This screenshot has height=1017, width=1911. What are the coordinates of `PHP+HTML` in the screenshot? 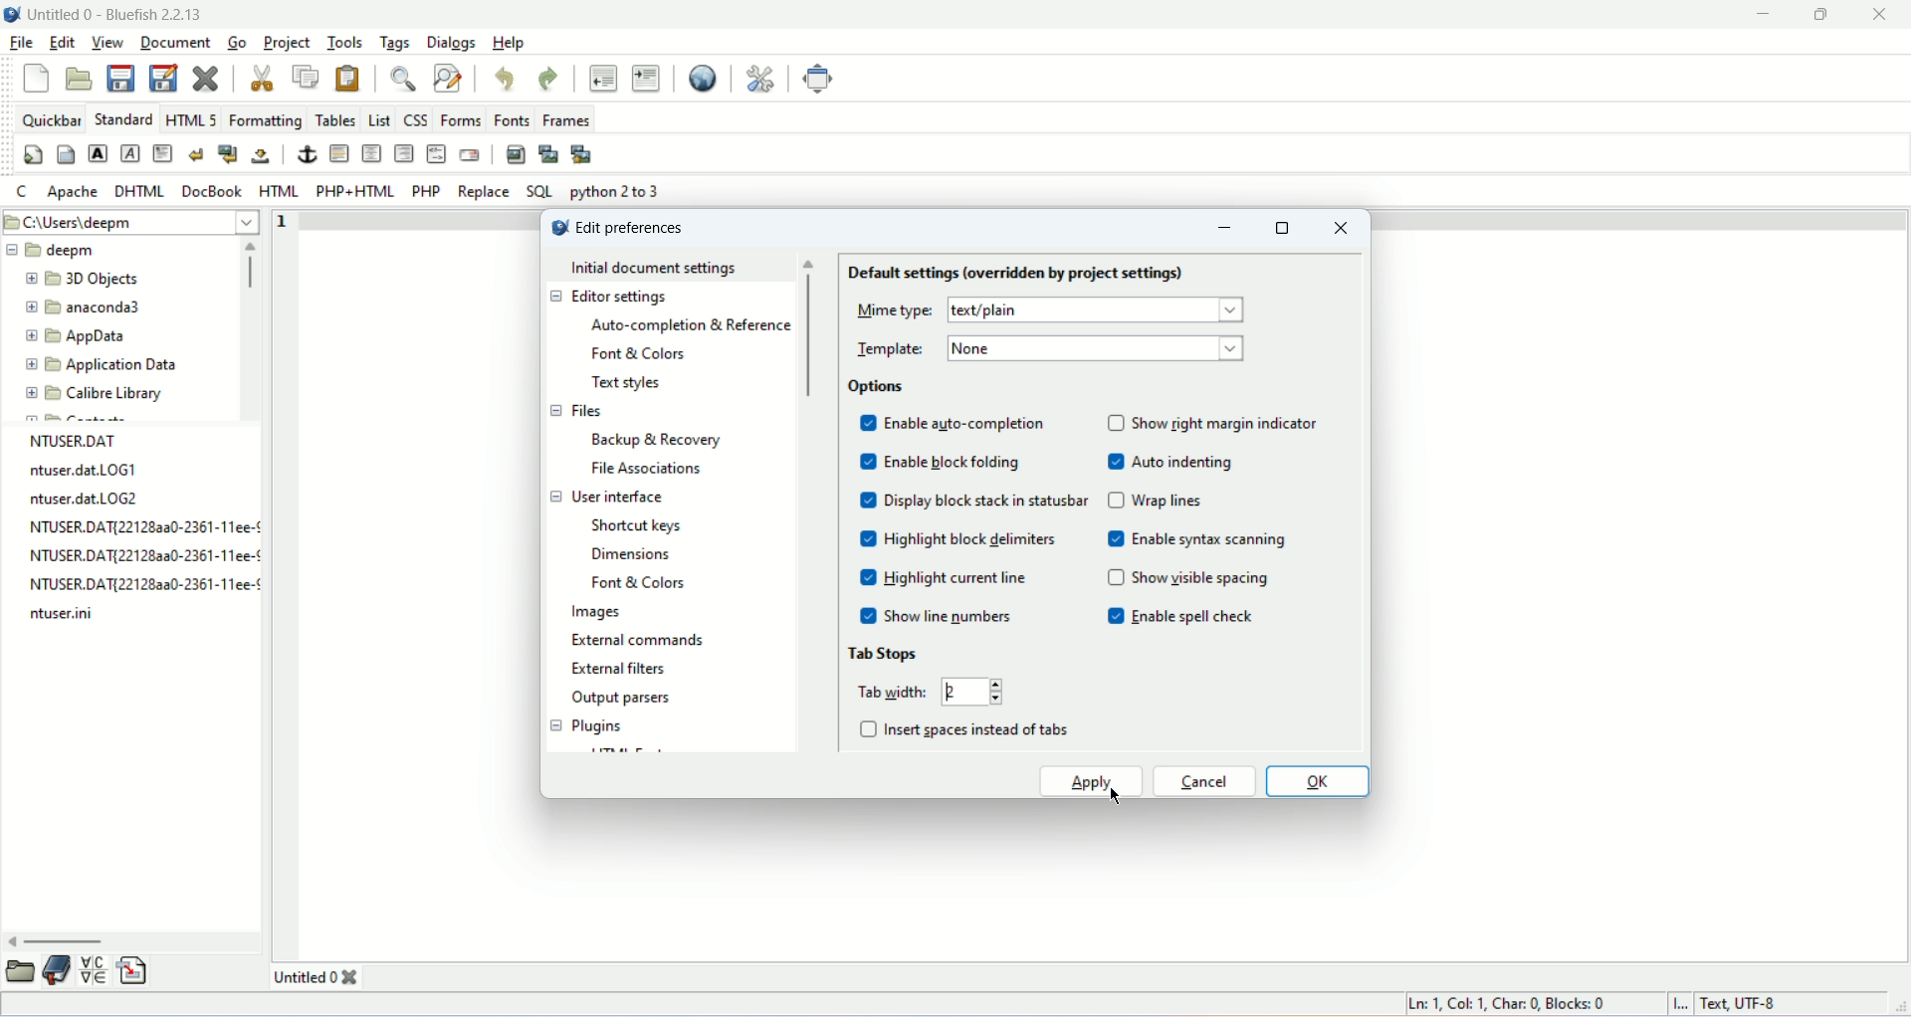 It's located at (355, 190).